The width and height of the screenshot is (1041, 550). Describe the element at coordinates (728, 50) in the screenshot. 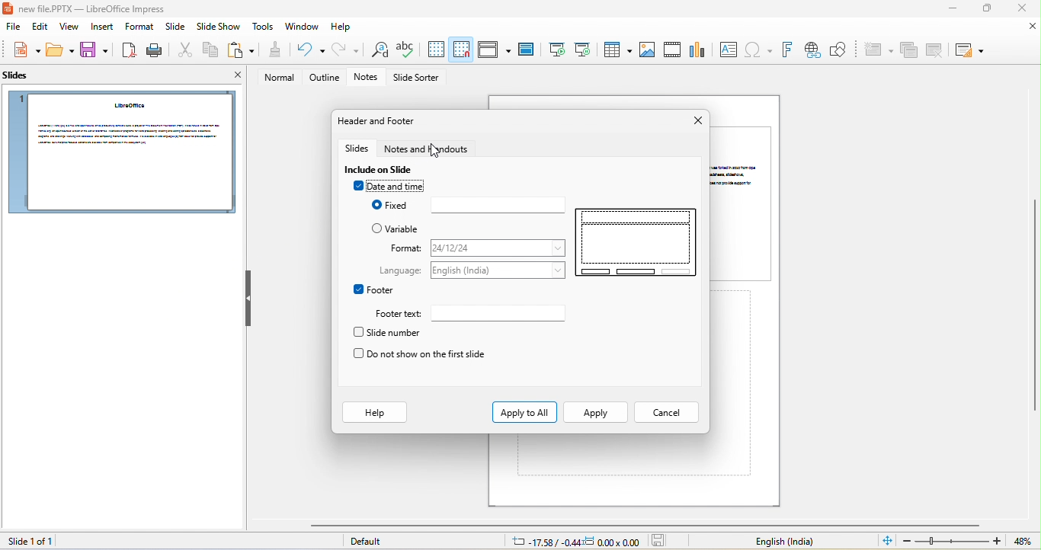

I see `text box` at that location.